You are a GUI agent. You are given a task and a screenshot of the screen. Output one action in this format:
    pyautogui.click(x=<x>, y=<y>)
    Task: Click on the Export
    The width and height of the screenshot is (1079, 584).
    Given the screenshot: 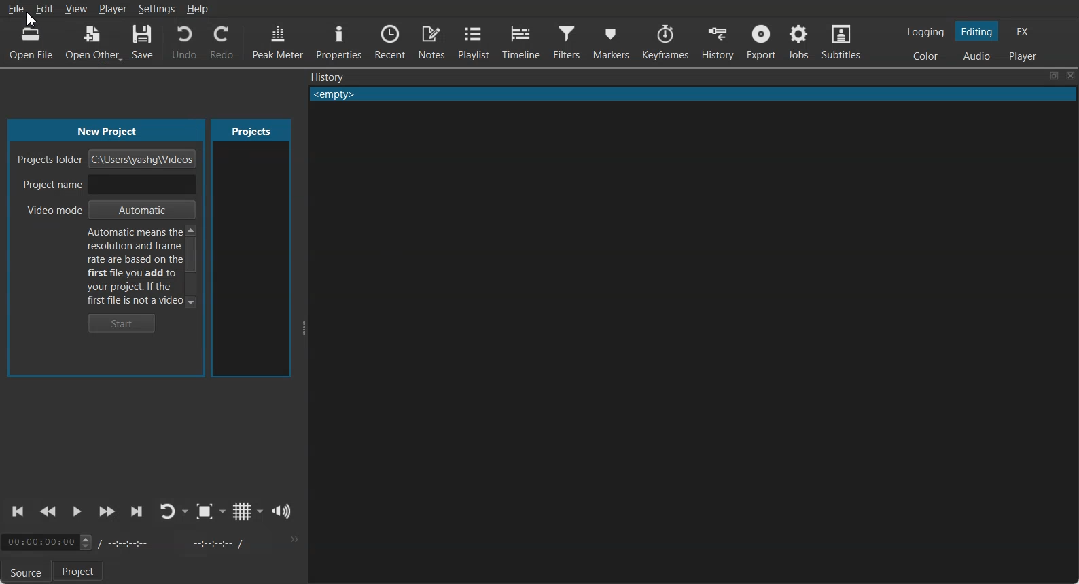 What is the action you would take?
    pyautogui.click(x=760, y=41)
    